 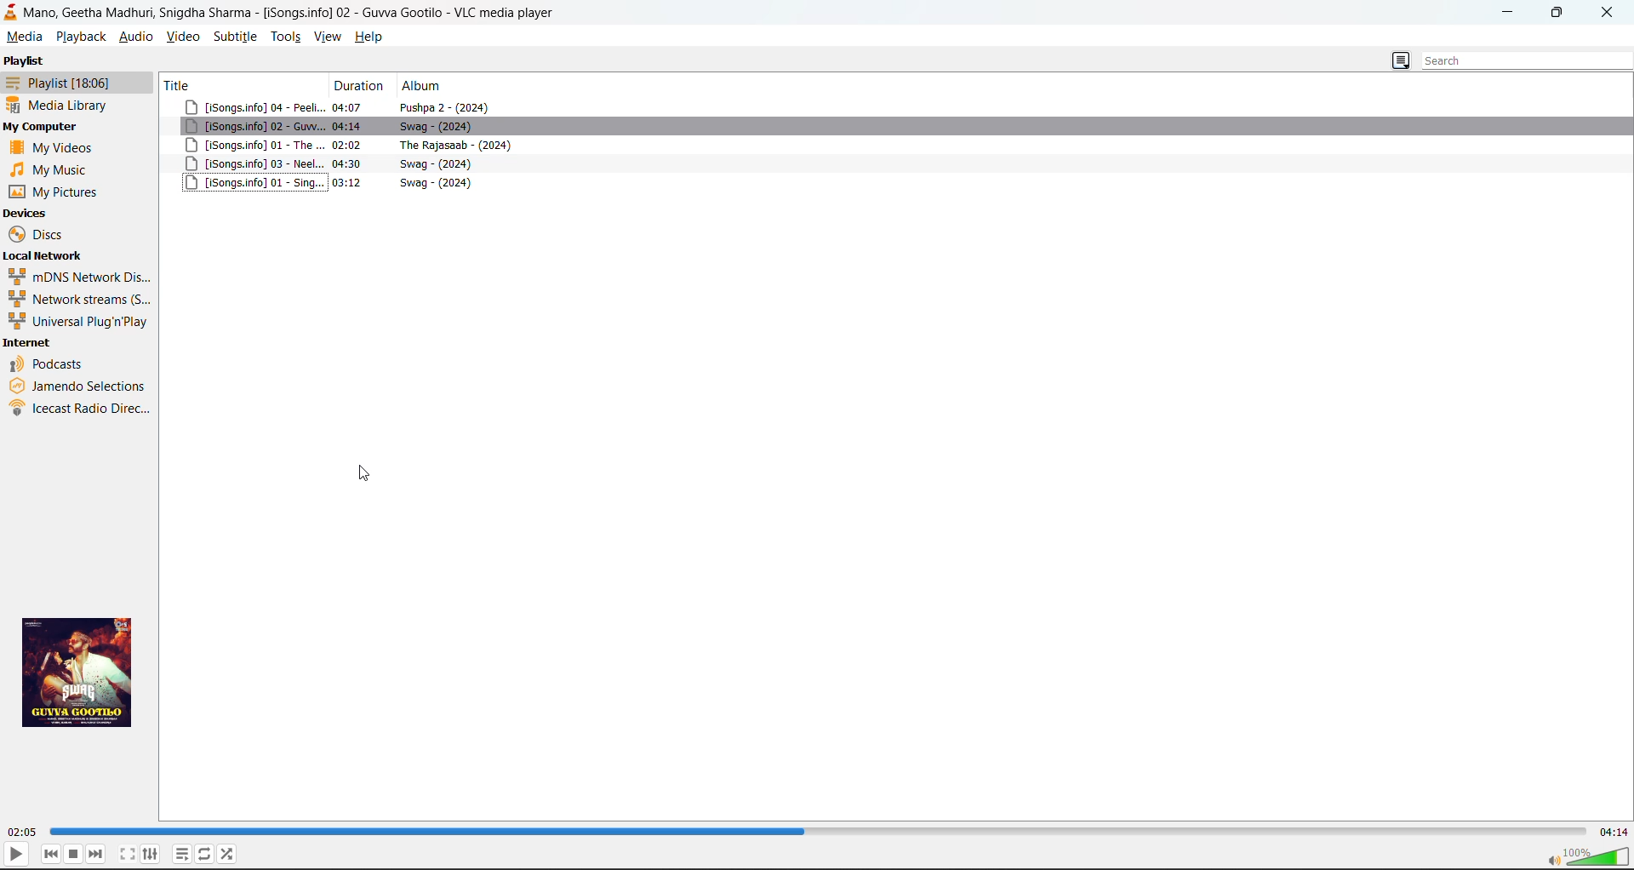 I want to click on toggle loop, so click(x=205, y=853).